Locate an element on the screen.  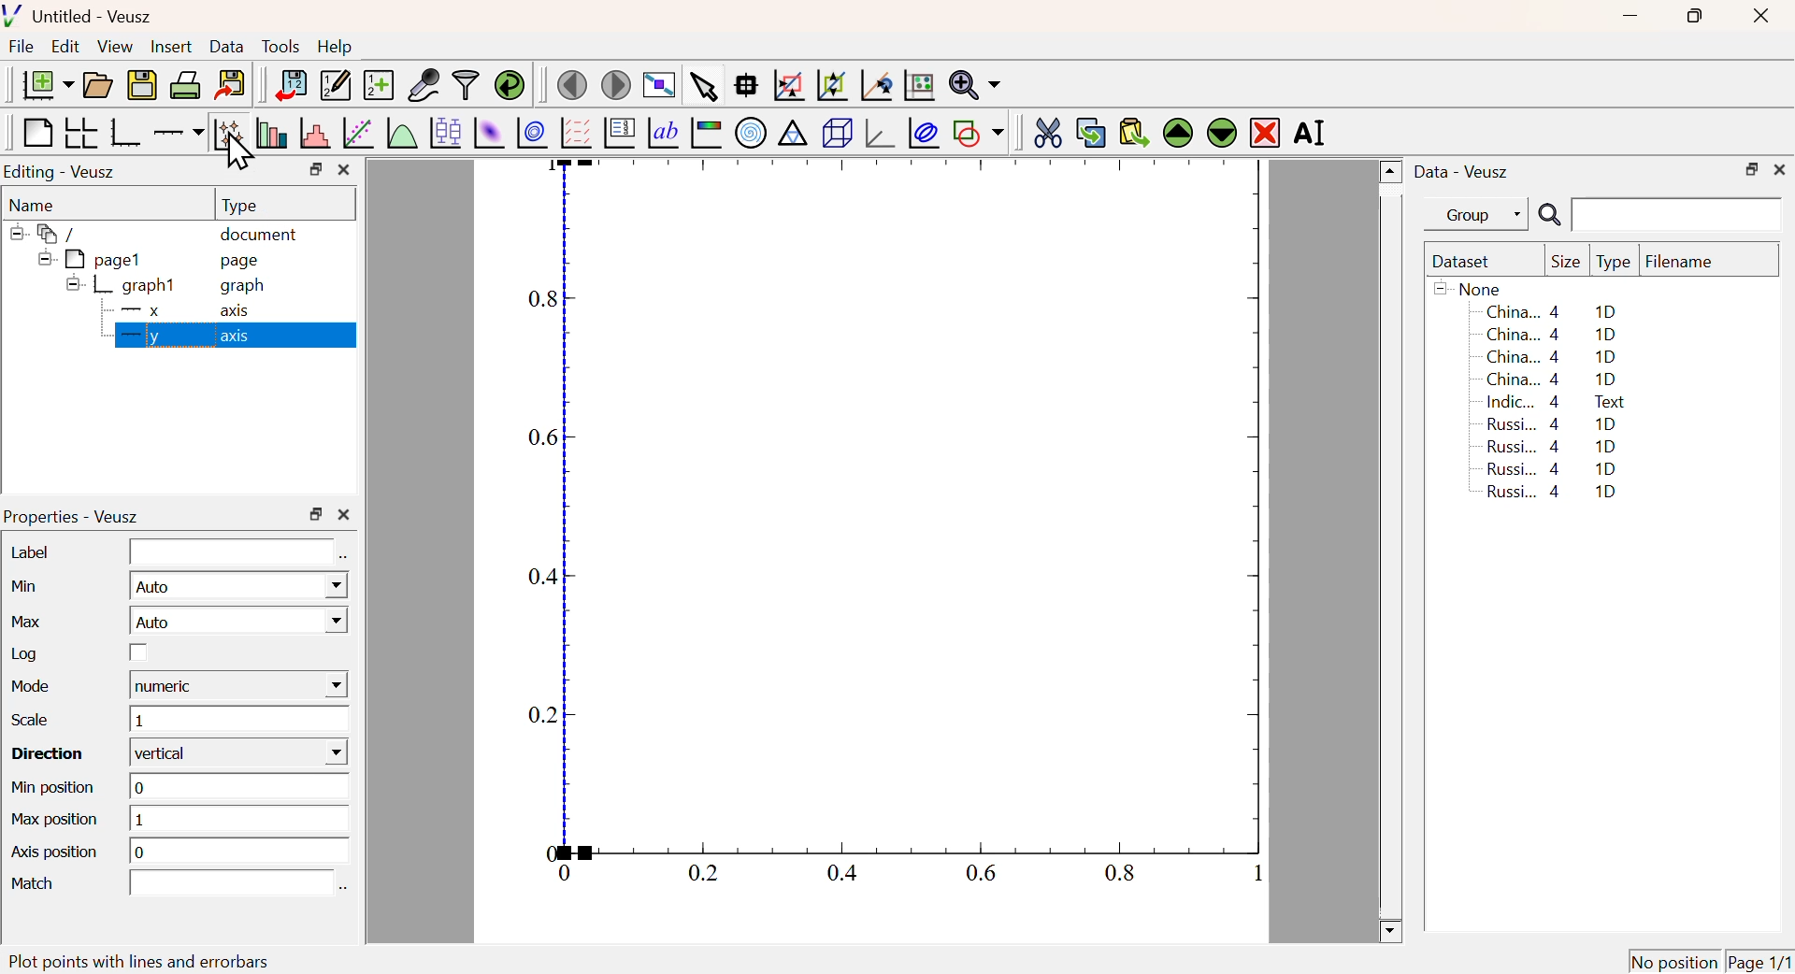
Scroll is located at coordinates (1391, 552).